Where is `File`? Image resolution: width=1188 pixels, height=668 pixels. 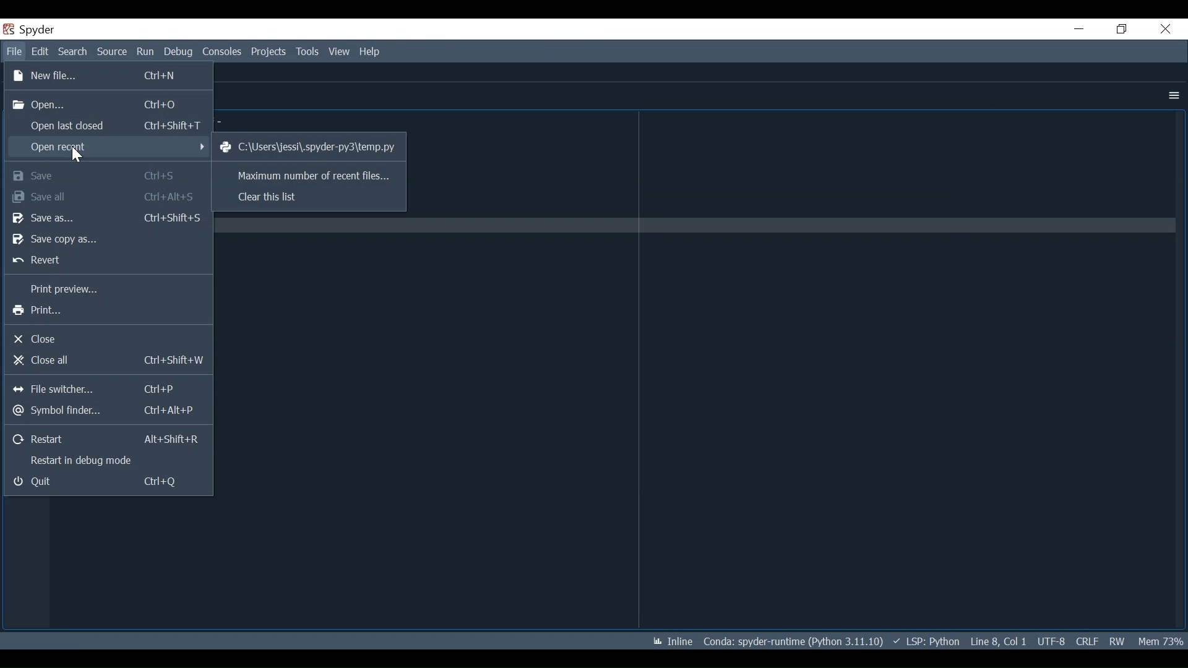 File is located at coordinates (14, 51).